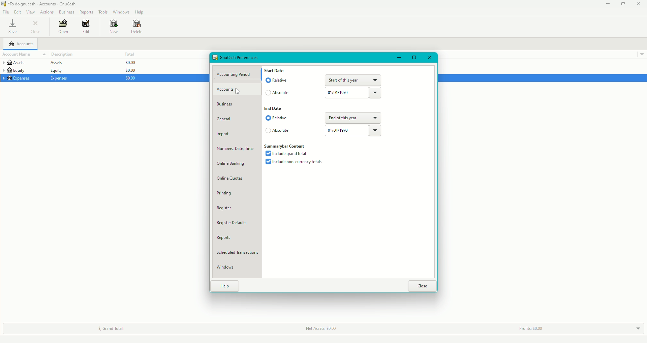  What do you see at coordinates (240, 93) in the screenshot?
I see `cursor` at bounding box center [240, 93].